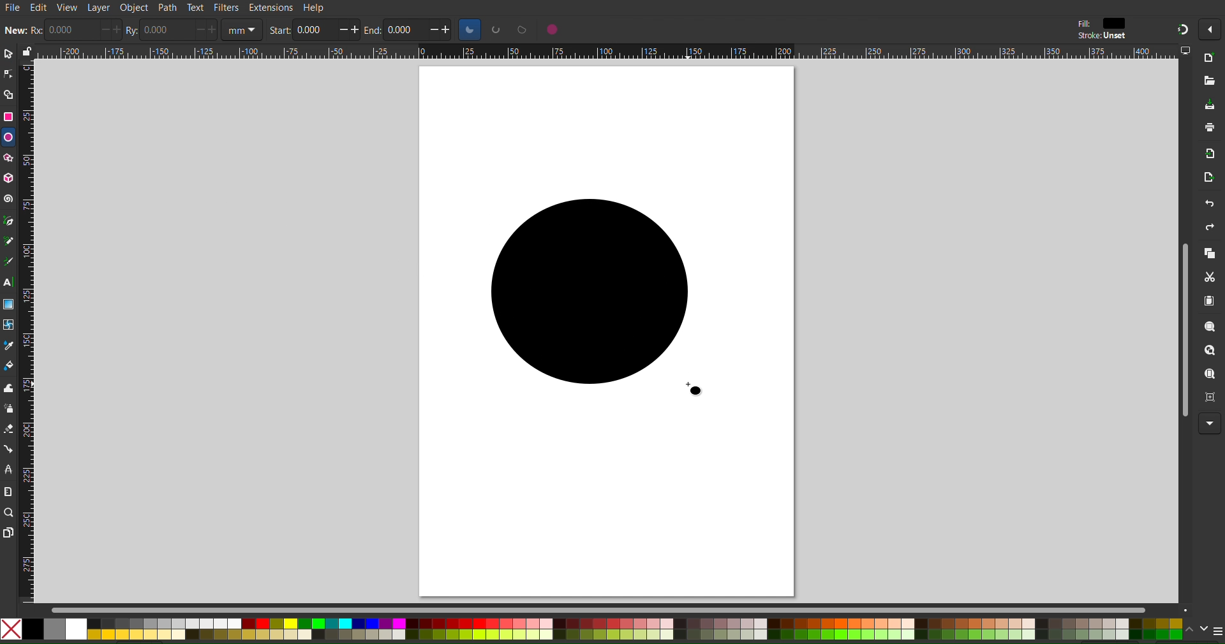 This screenshot has height=644, width=1225. Describe the element at coordinates (225, 8) in the screenshot. I see `Filters` at that location.